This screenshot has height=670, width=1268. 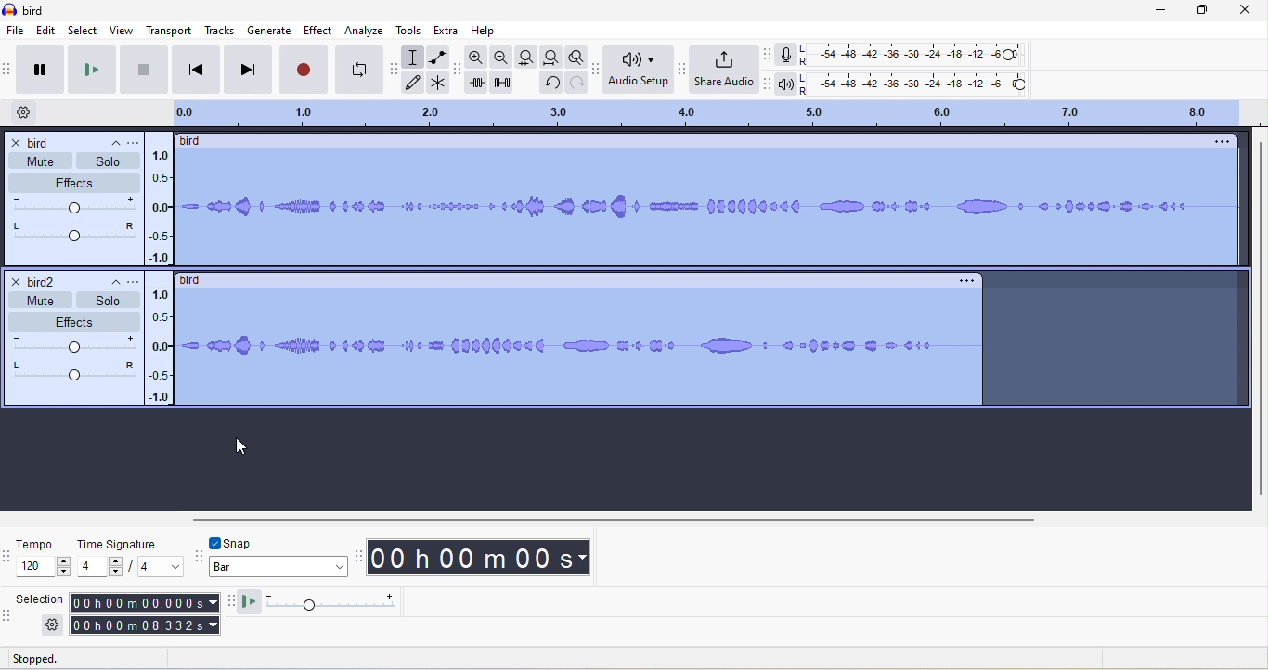 I want to click on snap, so click(x=238, y=543).